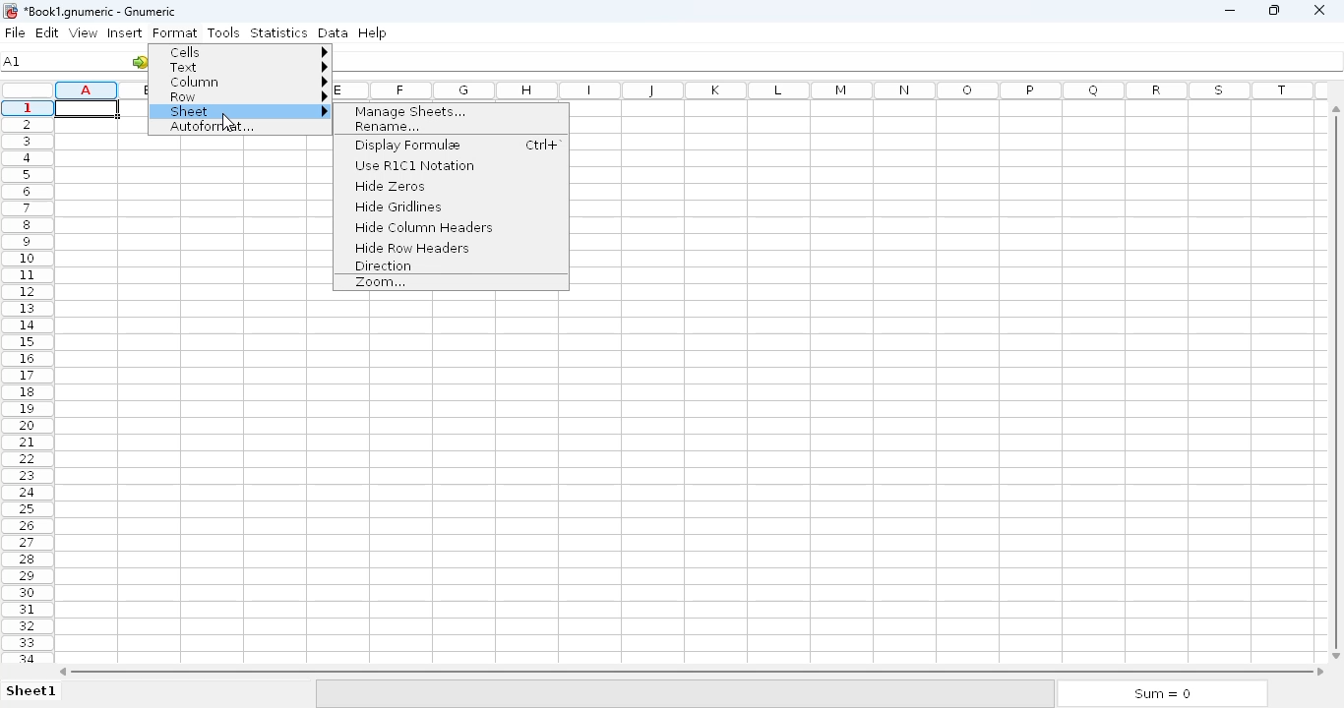  What do you see at coordinates (278, 31) in the screenshot?
I see `statistics` at bounding box center [278, 31].